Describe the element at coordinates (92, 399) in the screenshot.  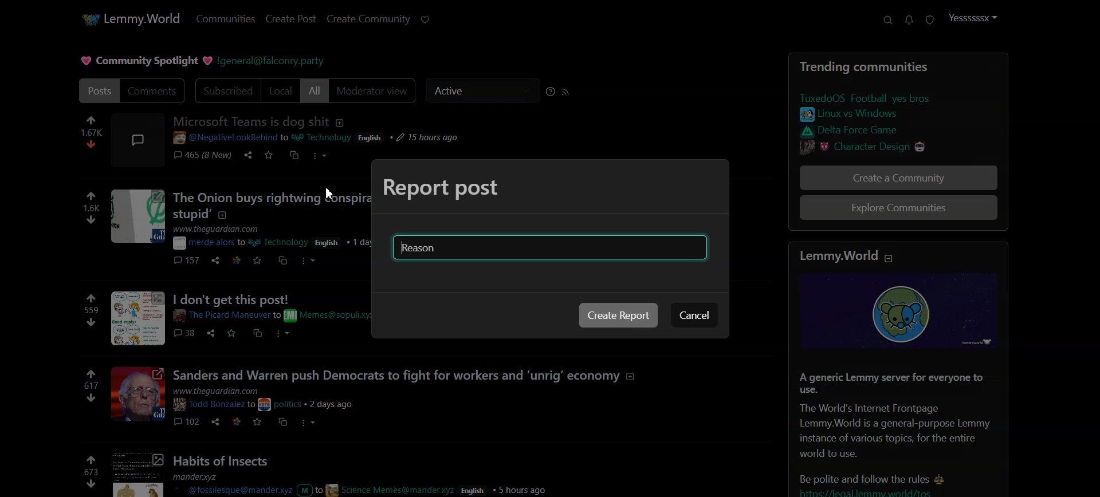
I see `dislike` at that location.